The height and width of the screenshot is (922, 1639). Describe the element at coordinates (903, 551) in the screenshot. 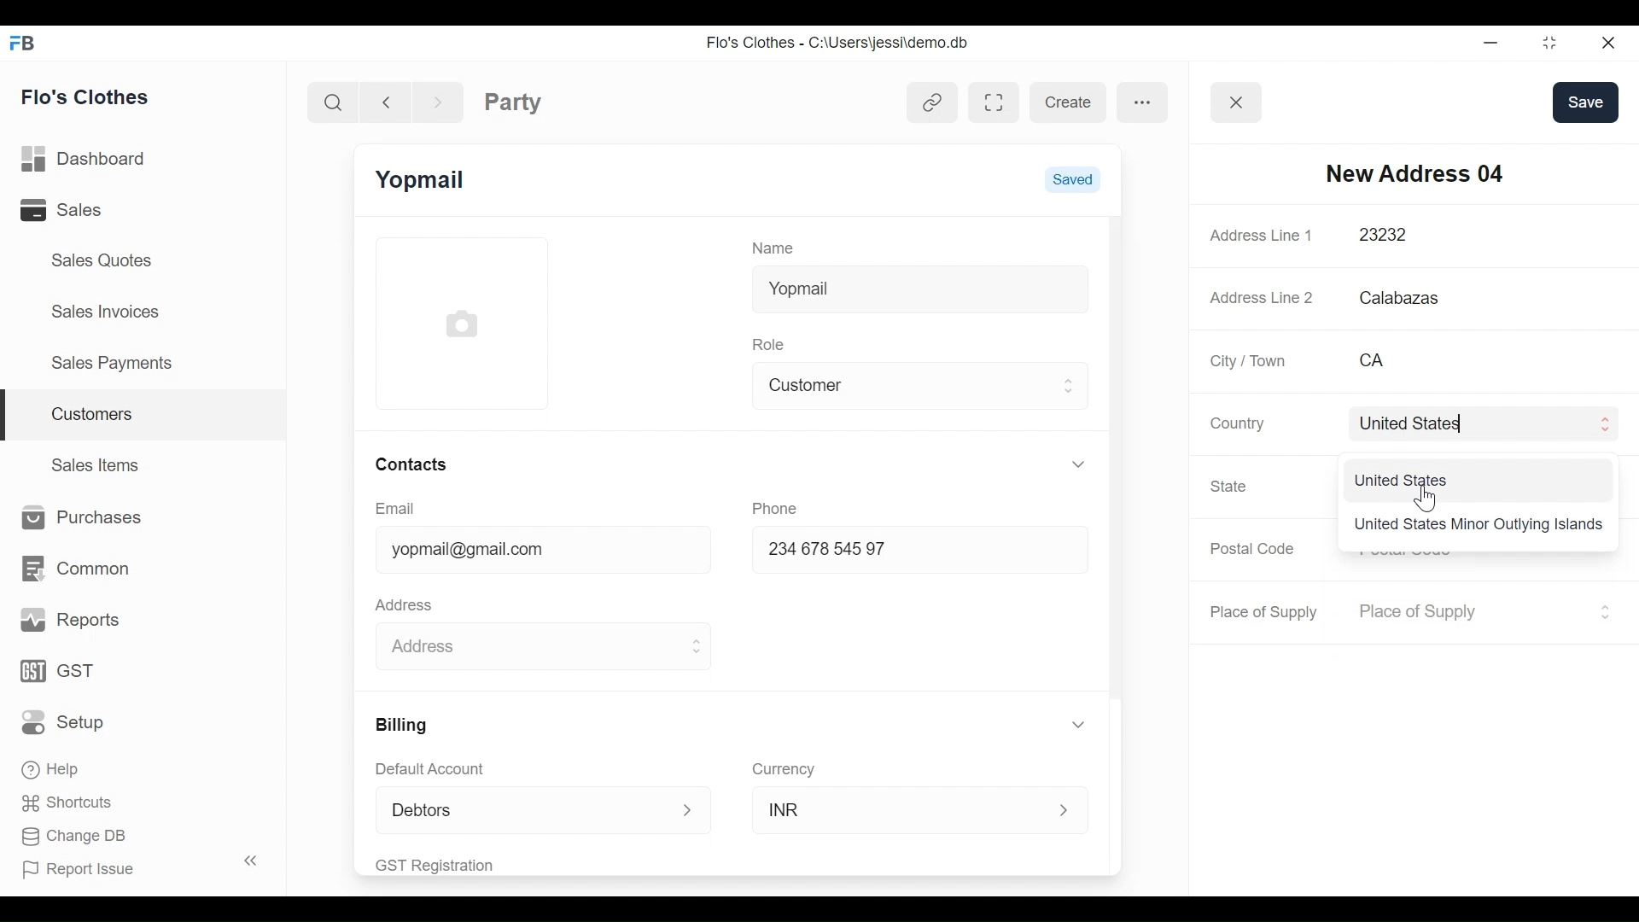

I see `234678 54597` at that location.